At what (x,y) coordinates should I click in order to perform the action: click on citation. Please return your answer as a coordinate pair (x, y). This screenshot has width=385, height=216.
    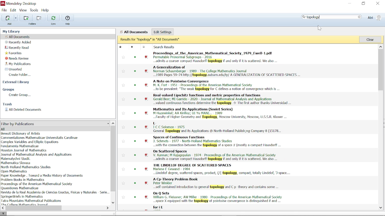
    Looking at the image, I should click on (217, 57).